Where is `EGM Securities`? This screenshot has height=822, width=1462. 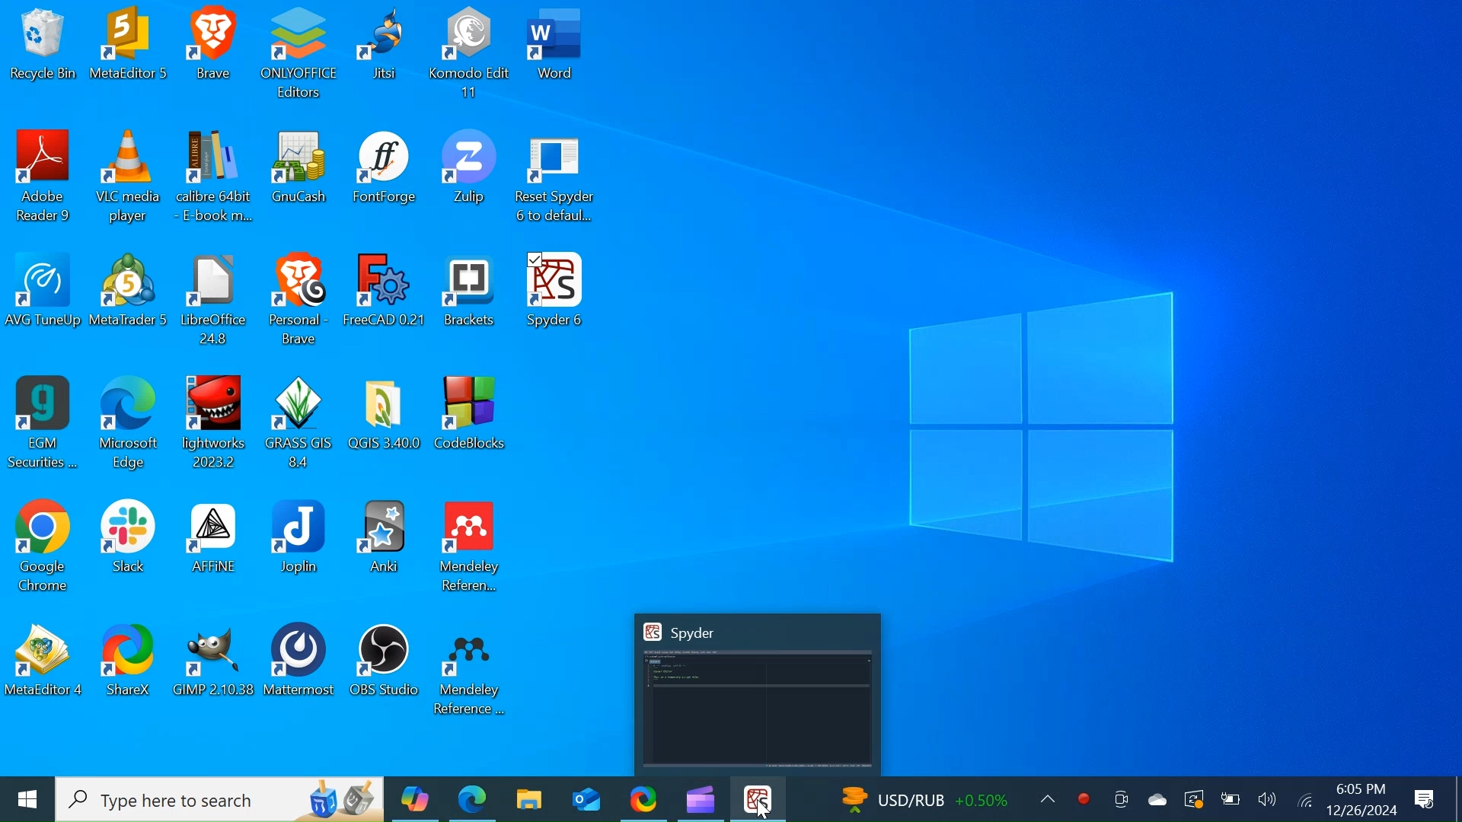
EGM Securities is located at coordinates (43, 423).